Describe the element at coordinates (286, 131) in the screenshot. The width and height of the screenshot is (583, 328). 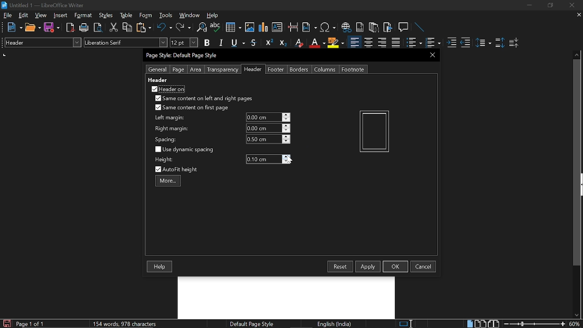
I see `decrease right margin` at that location.